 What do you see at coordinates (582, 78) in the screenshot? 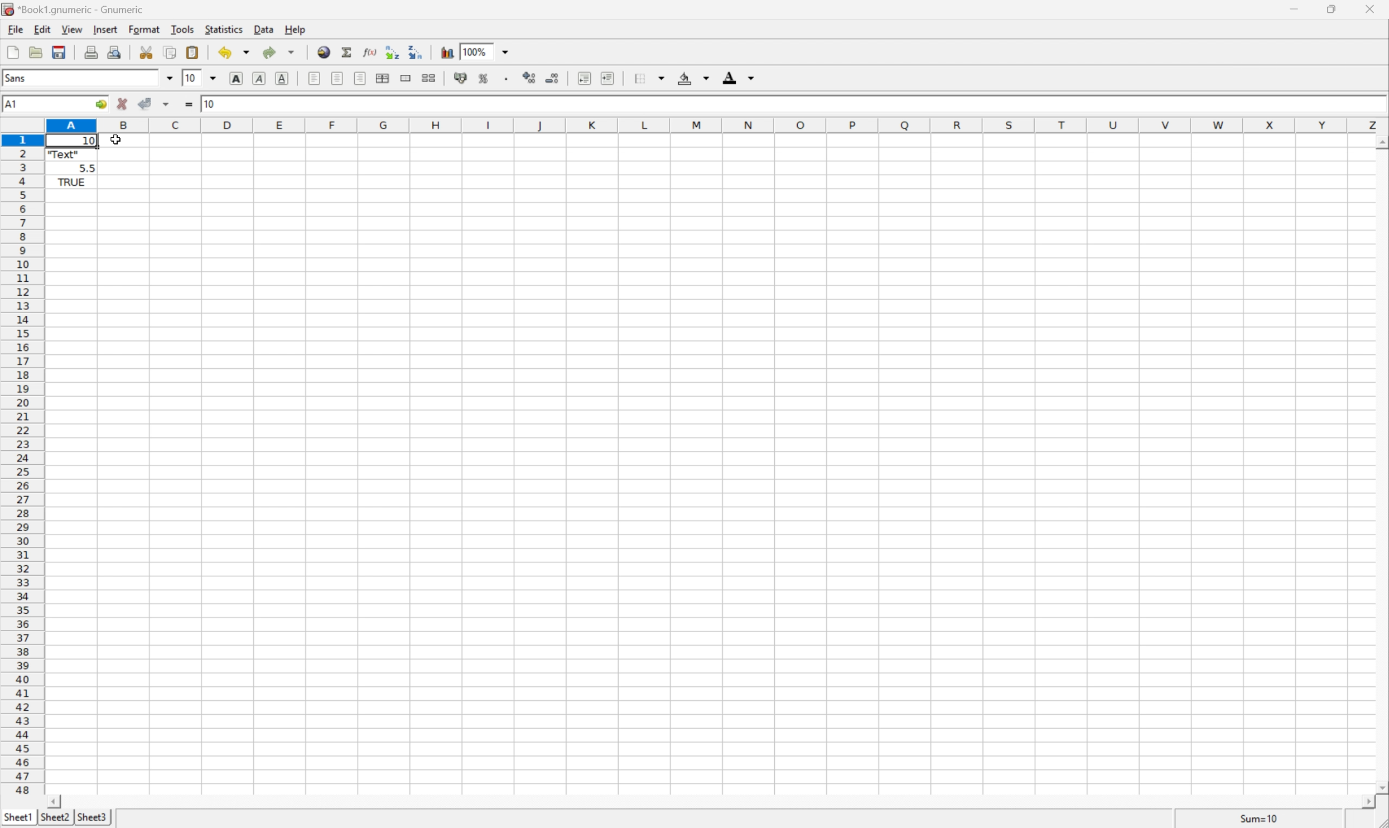
I see `Decrease indent, and align the contents to the left` at bounding box center [582, 78].